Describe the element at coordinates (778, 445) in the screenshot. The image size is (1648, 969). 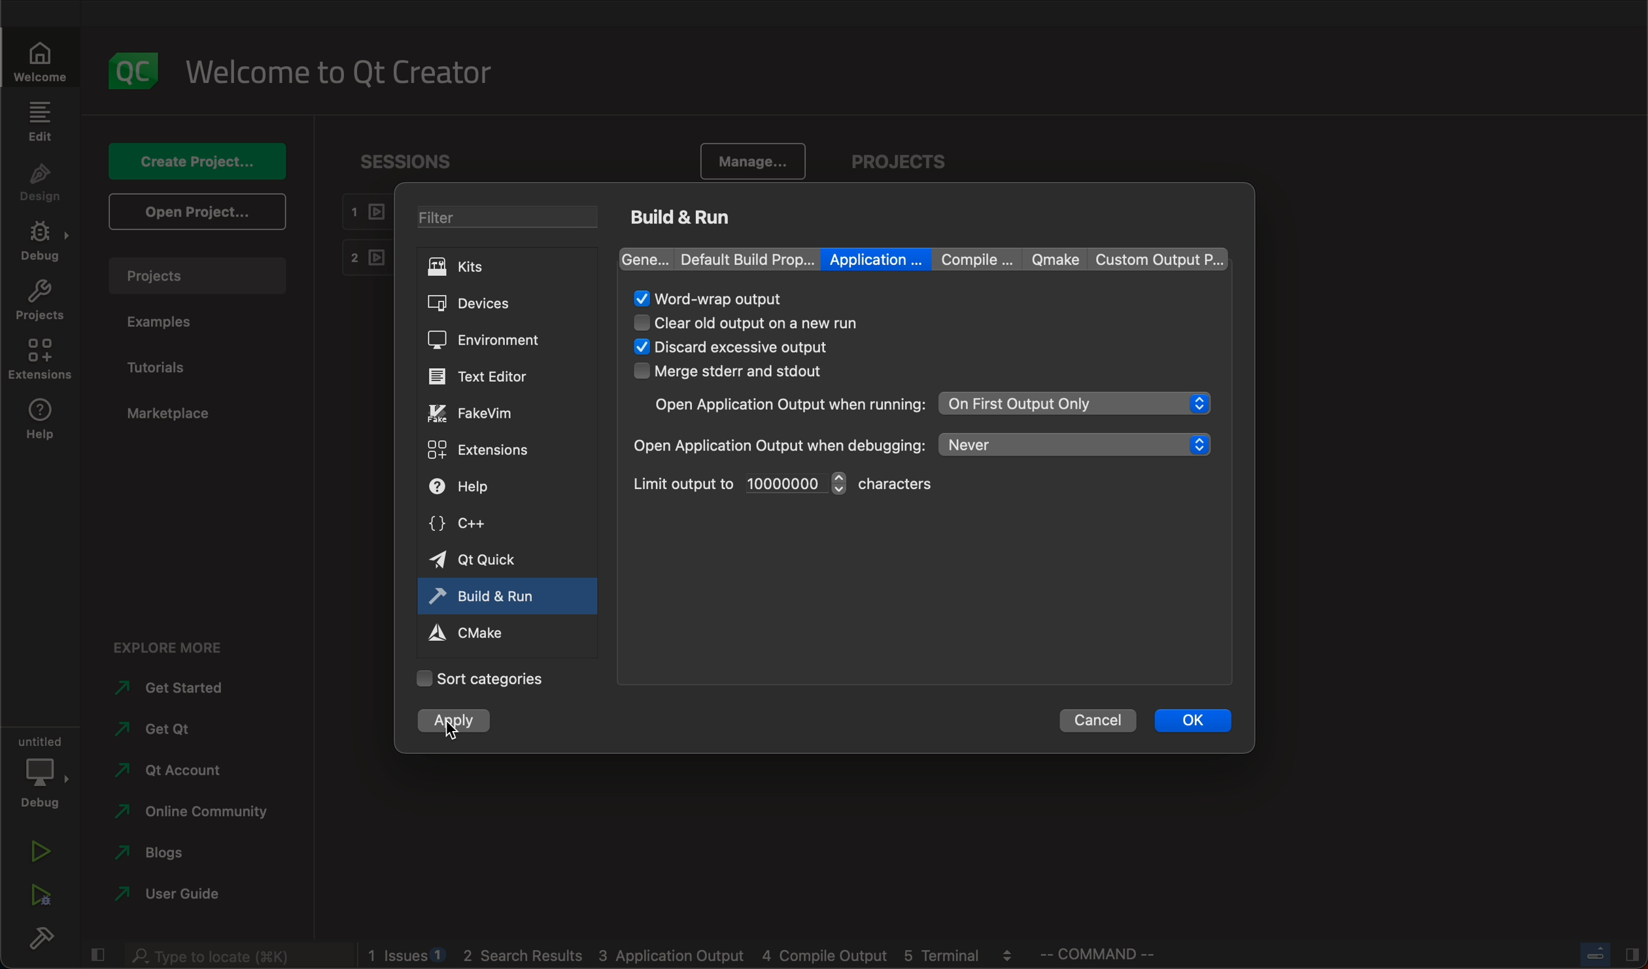
I see `open when debugging` at that location.